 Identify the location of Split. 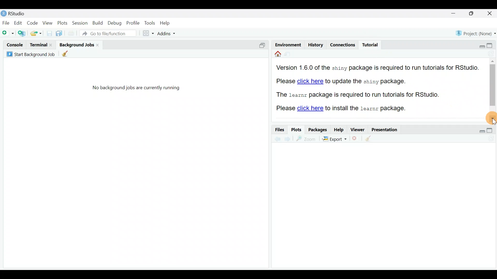
(264, 45).